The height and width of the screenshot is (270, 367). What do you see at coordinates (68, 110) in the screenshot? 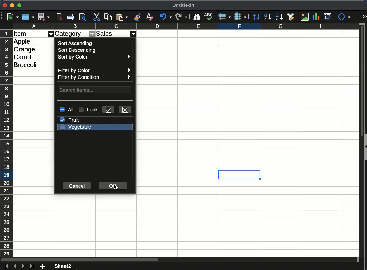
I see `all` at bounding box center [68, 110].